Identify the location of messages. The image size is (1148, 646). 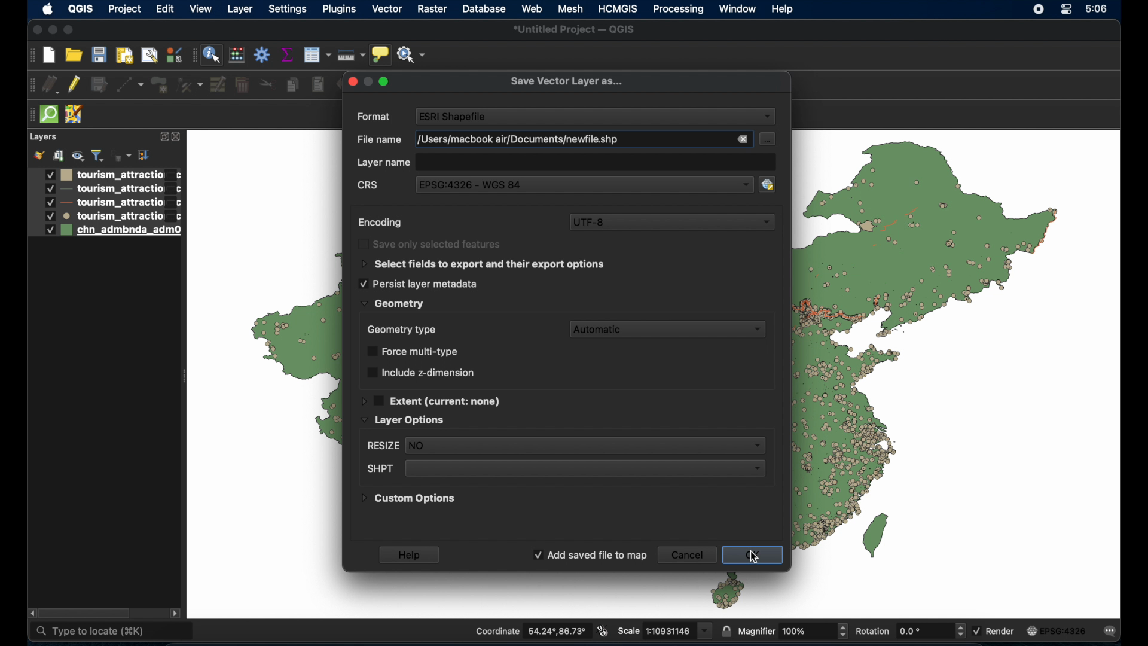
(1112, 630).